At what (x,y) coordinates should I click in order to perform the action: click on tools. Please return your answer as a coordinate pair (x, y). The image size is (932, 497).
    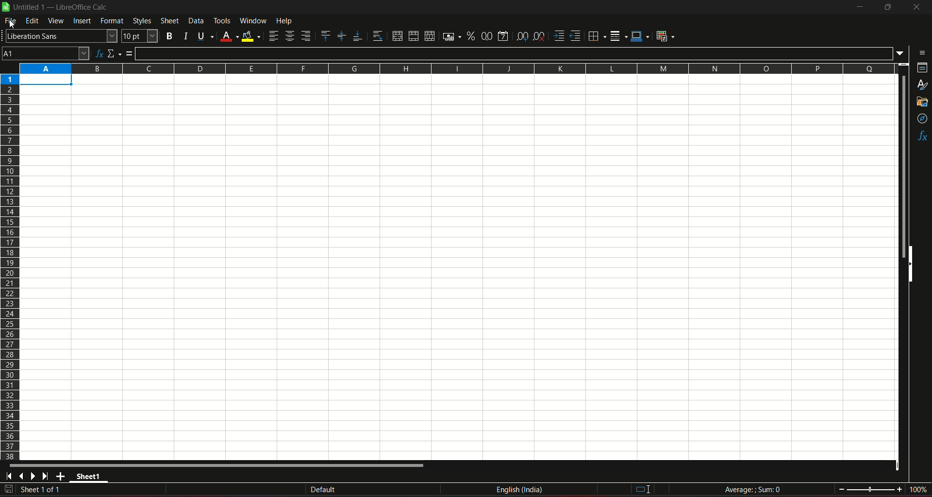
    Looking at the image, I should click on (222, 20).